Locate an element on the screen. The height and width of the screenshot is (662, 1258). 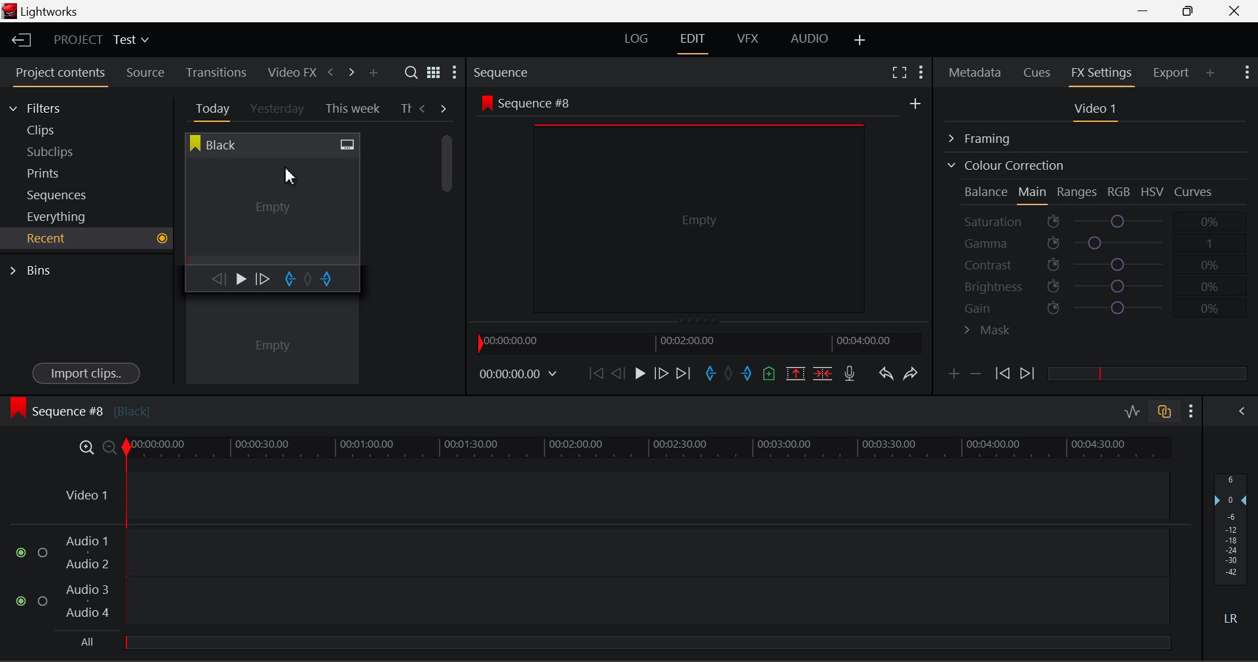
Mask is located at coordinates (988, 332).